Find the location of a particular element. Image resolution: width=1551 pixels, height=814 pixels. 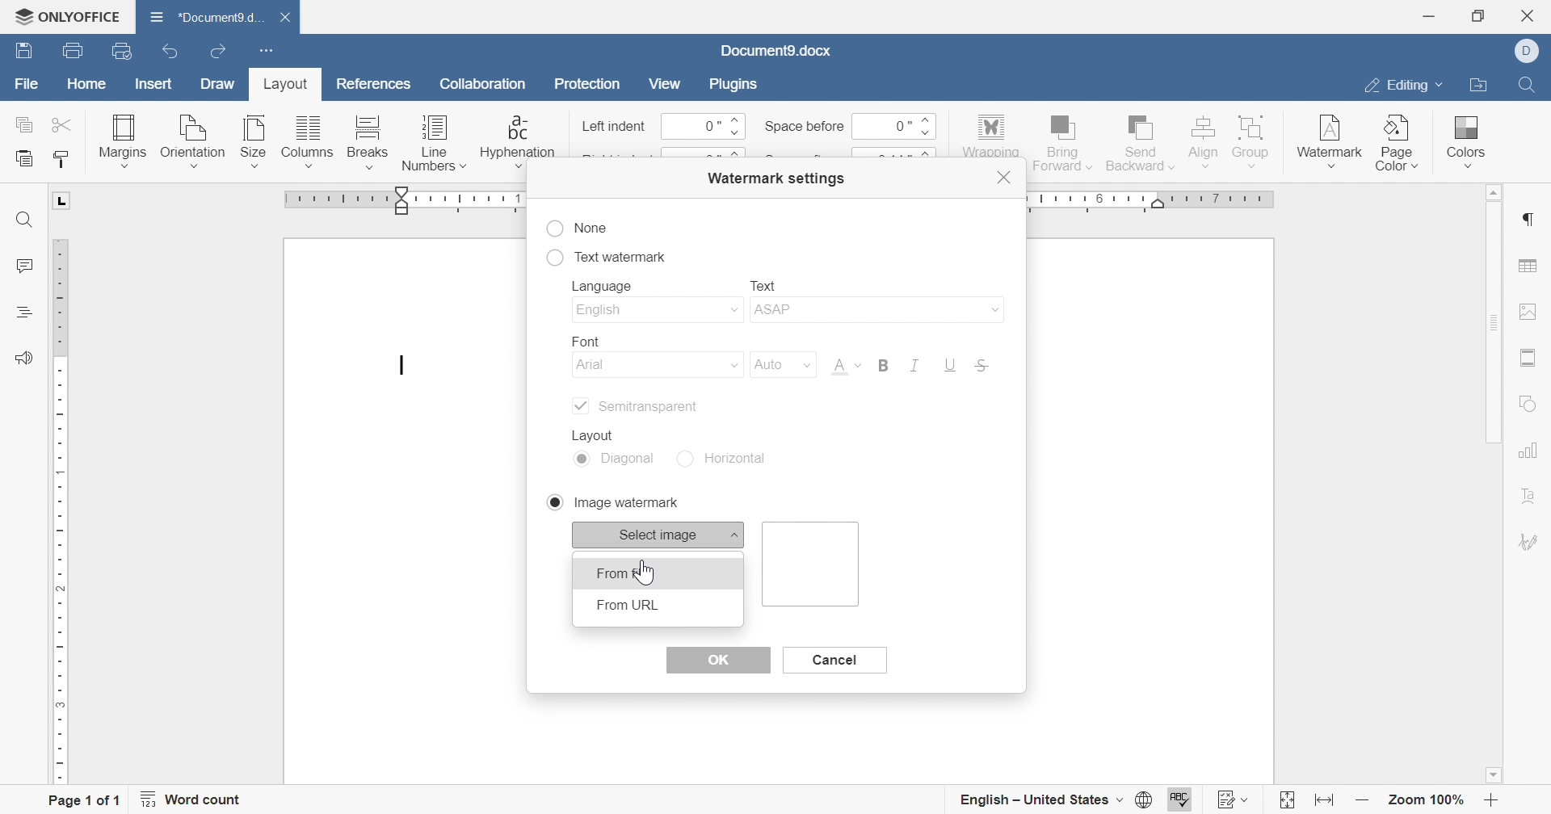

dell is located at coordinates (1532, 52).